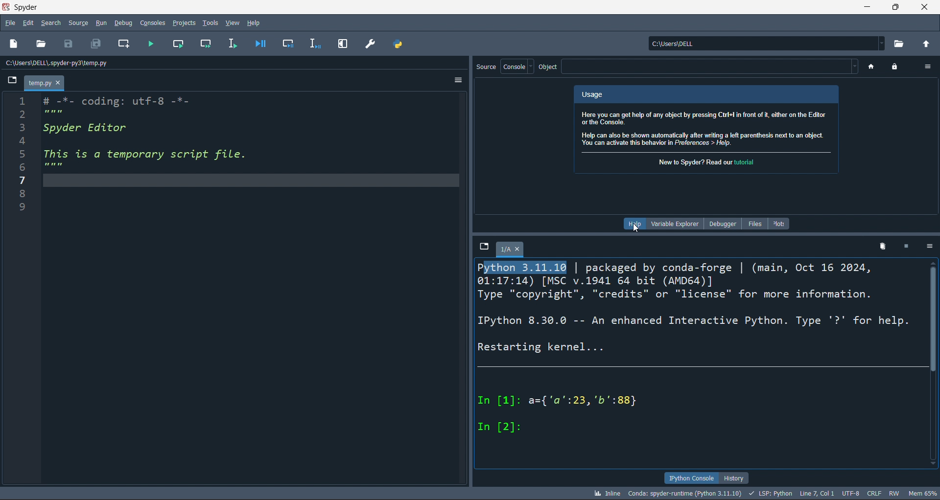 The width and height of the screenshot is (940, 500). What do you see at coordinates (368, 43) in the screenshot?
I see `preferences` at bounding box center [368, 43].